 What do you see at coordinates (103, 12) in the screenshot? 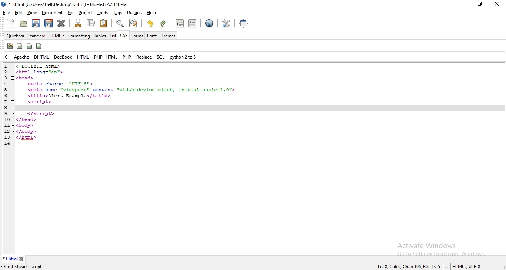
I see `tools` at bounding box center [103, 12].